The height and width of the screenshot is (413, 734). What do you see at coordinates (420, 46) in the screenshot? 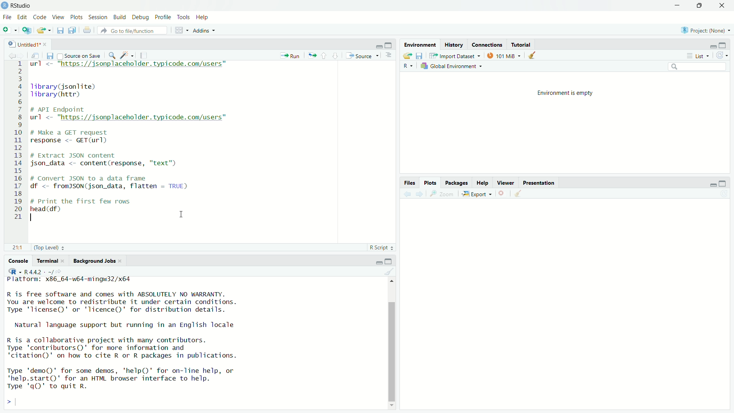
I see `Environment` at bounding box center [420, 46].